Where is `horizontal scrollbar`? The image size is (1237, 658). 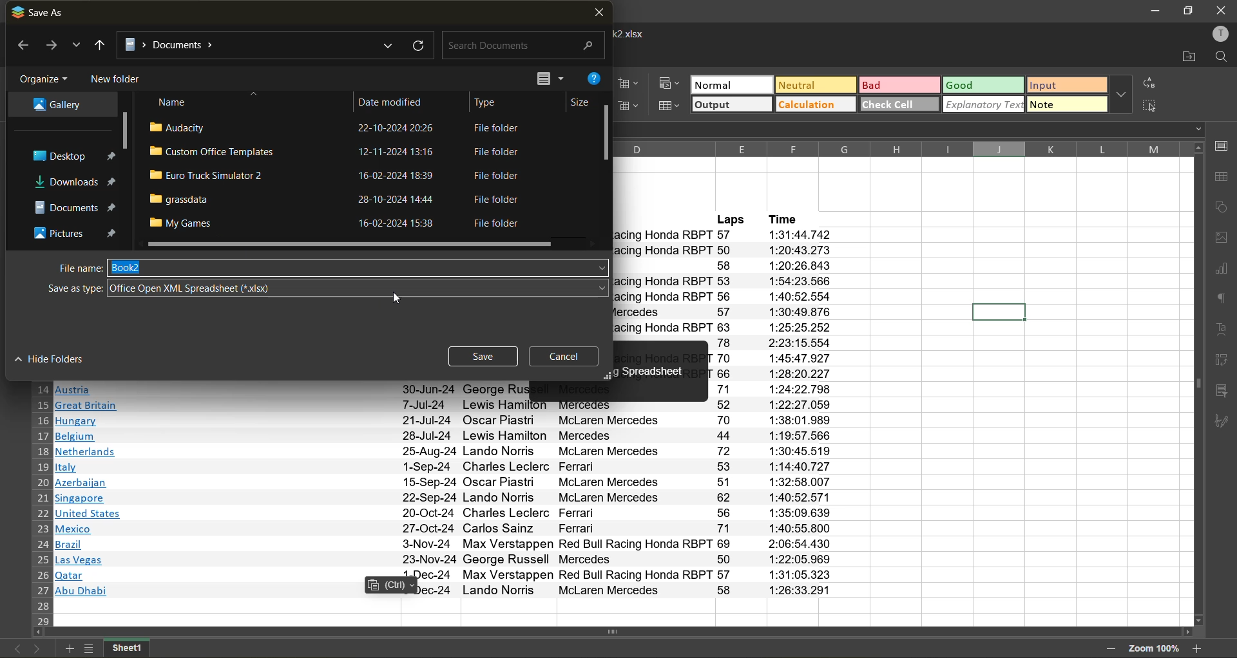
horizontal scrollbar is located at coordinates (611, 632).